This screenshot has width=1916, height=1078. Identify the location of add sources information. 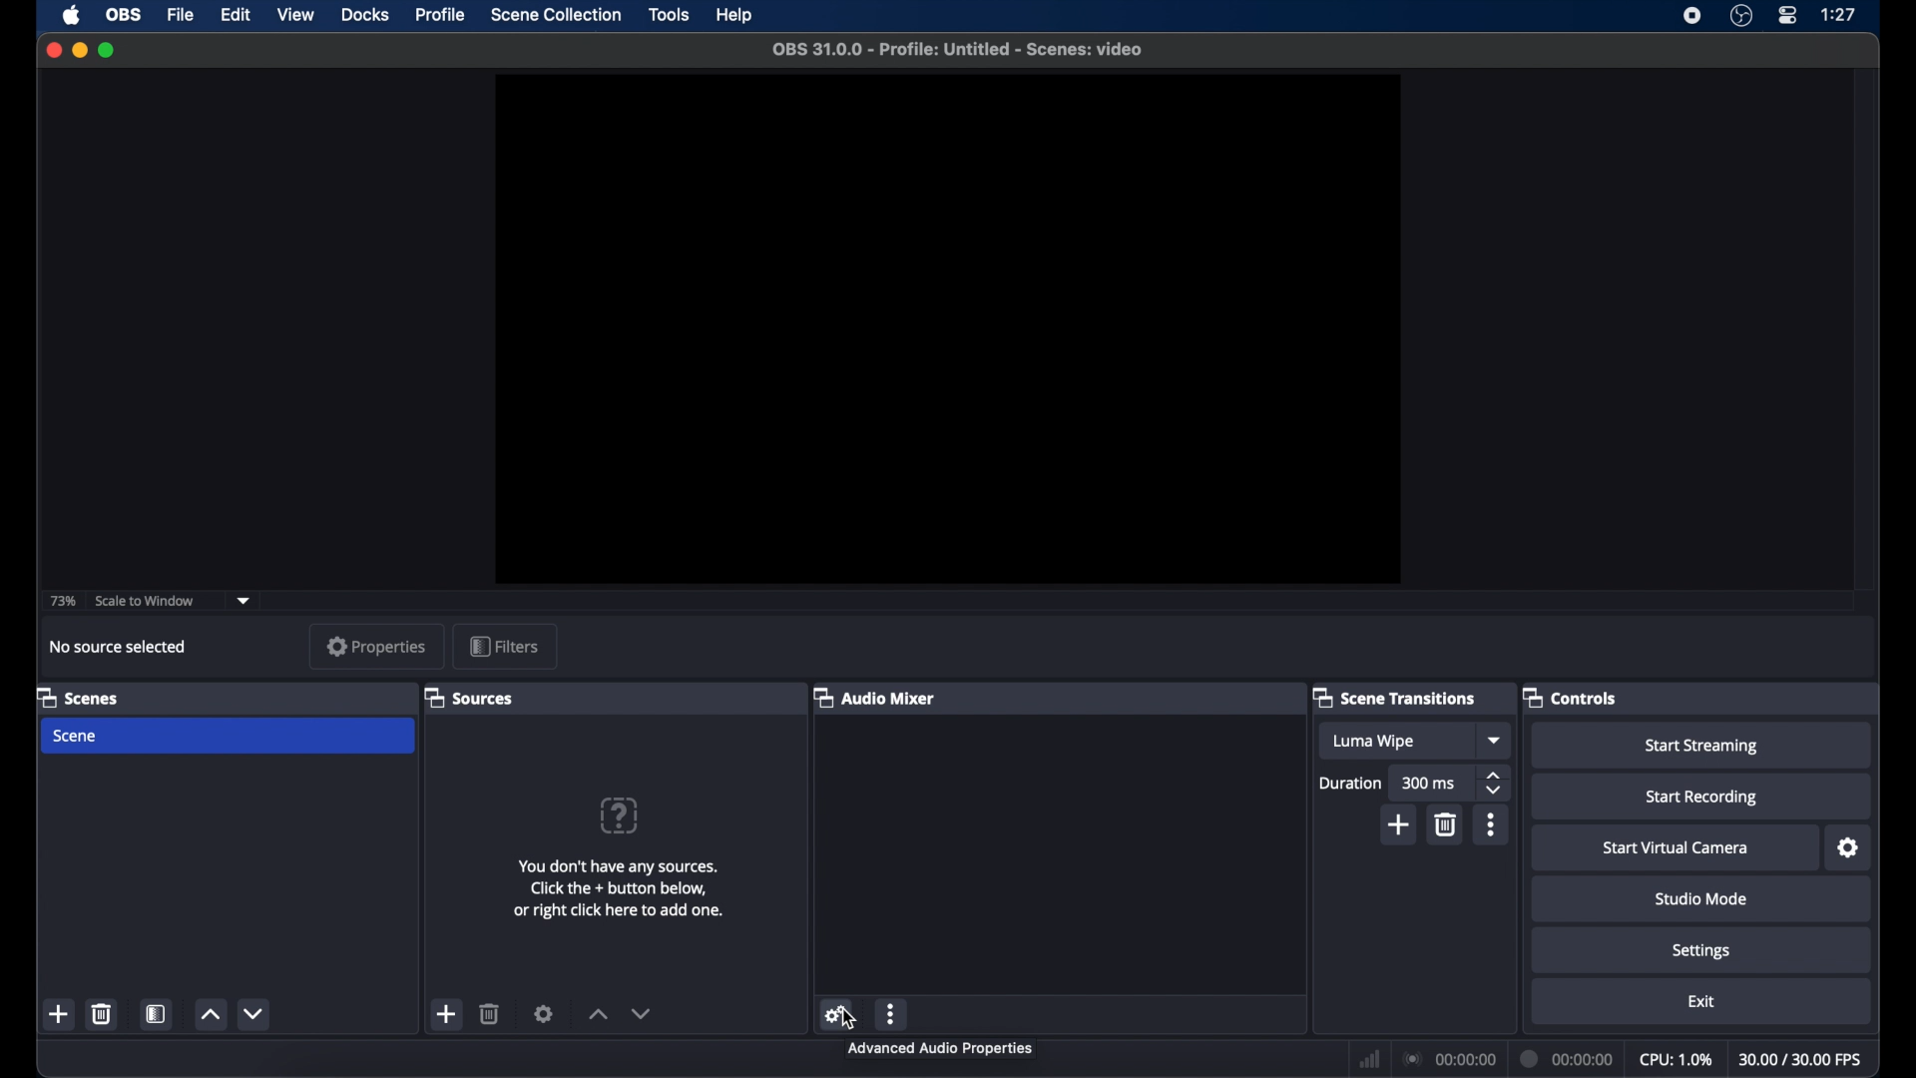
(622, 888).